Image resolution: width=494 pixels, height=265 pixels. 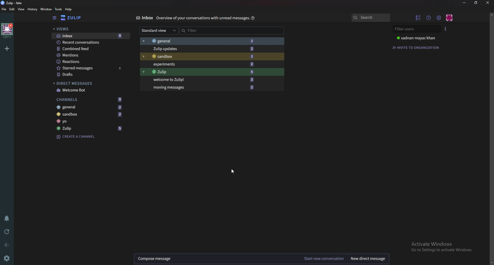 I want to click on close, so click(x=488, y=3).